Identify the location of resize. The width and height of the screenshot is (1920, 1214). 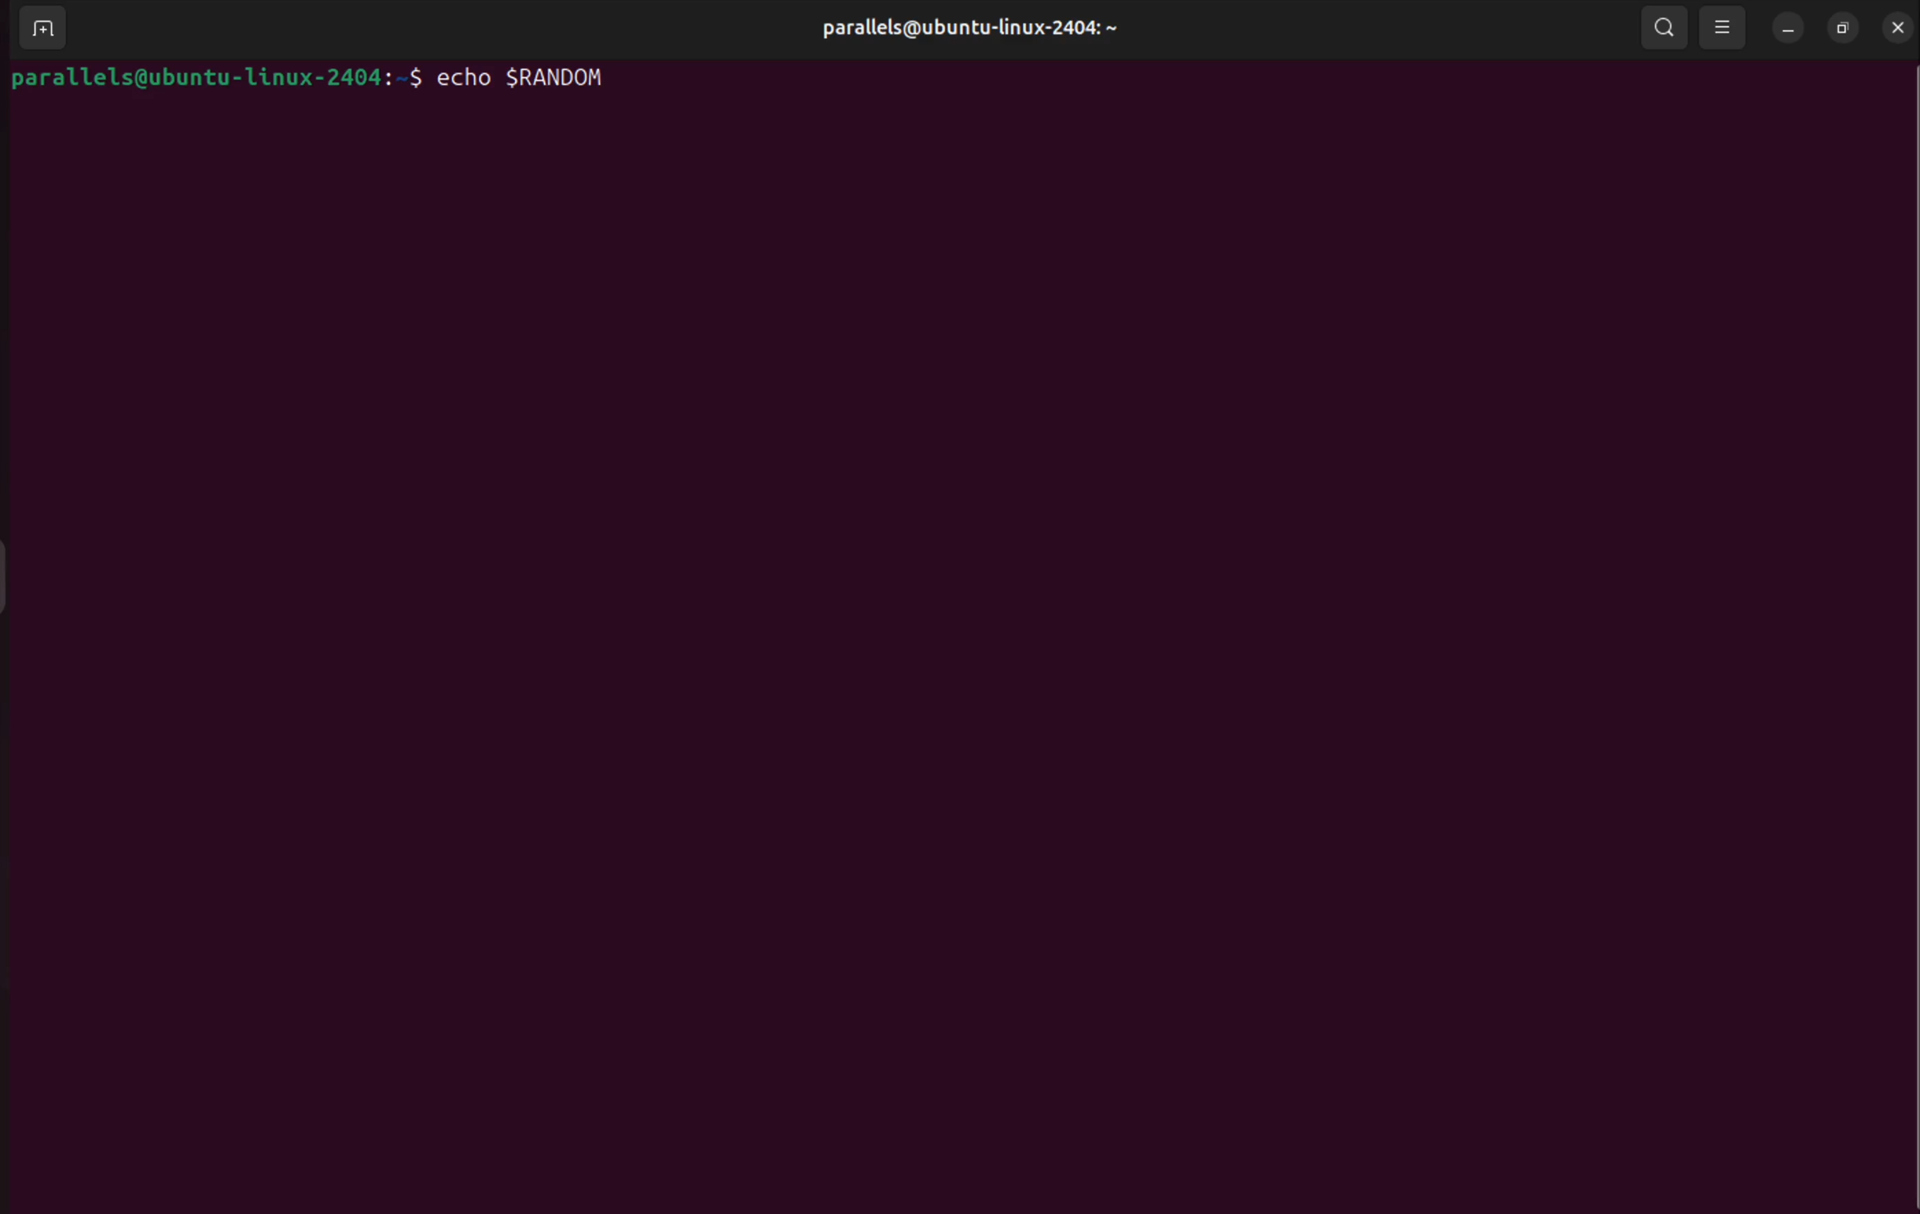
(1843, 28).